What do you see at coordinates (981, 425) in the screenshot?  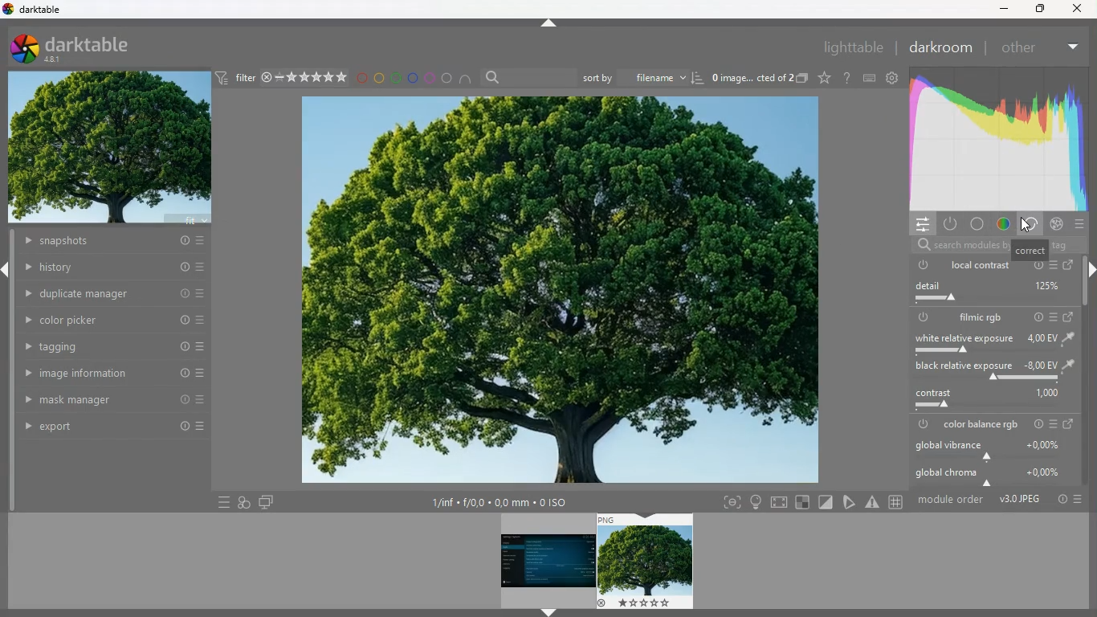 I see `color balance rgb` at bounding box center [981, 425].